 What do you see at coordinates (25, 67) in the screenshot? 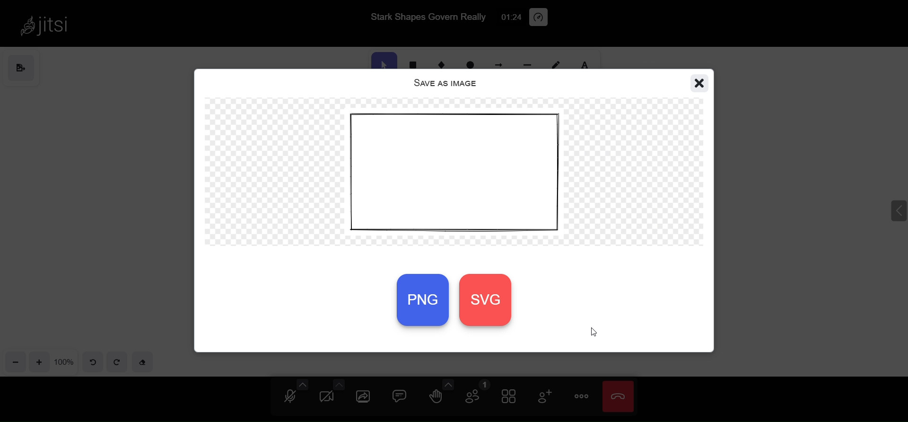
I see `save as image` at bounding box center [25, 67].